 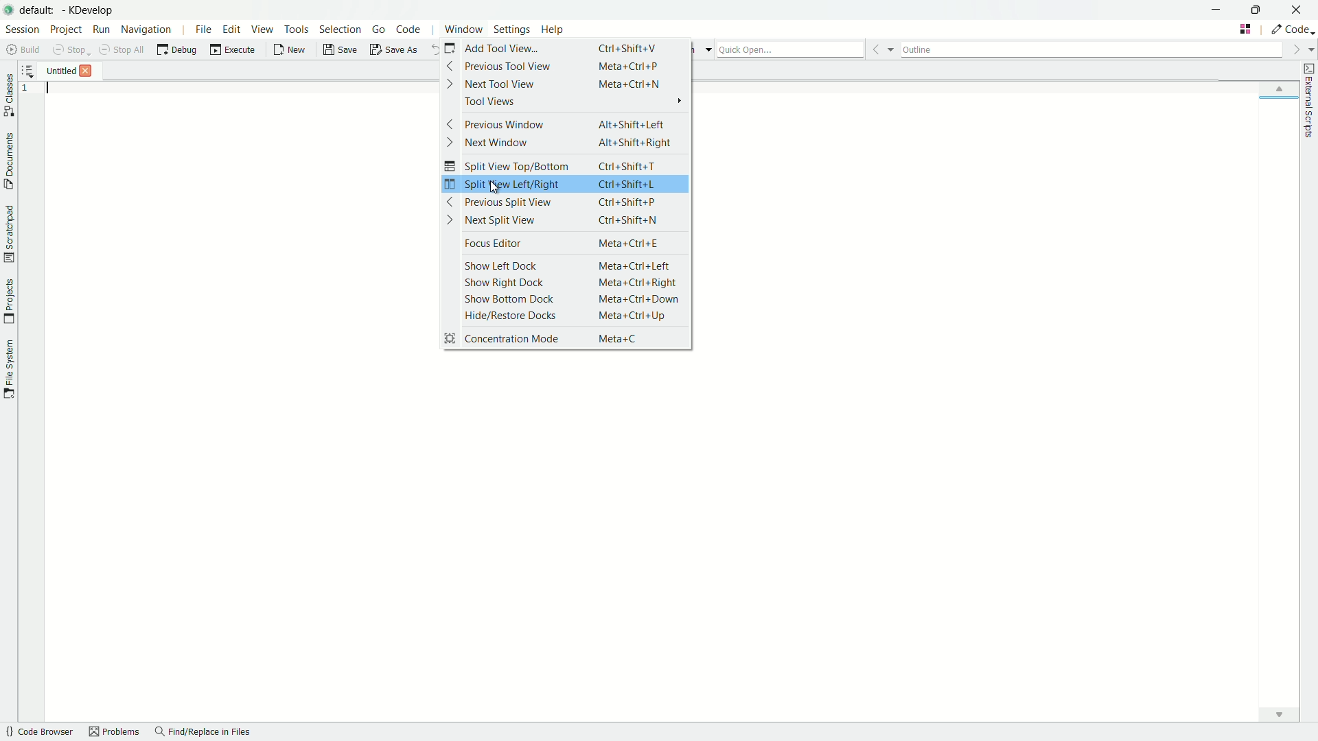 What do you see at coordinates (636, 280) in the screenshot?
I see `meta+Ctrl+Right` at bounding box center [636, 280].